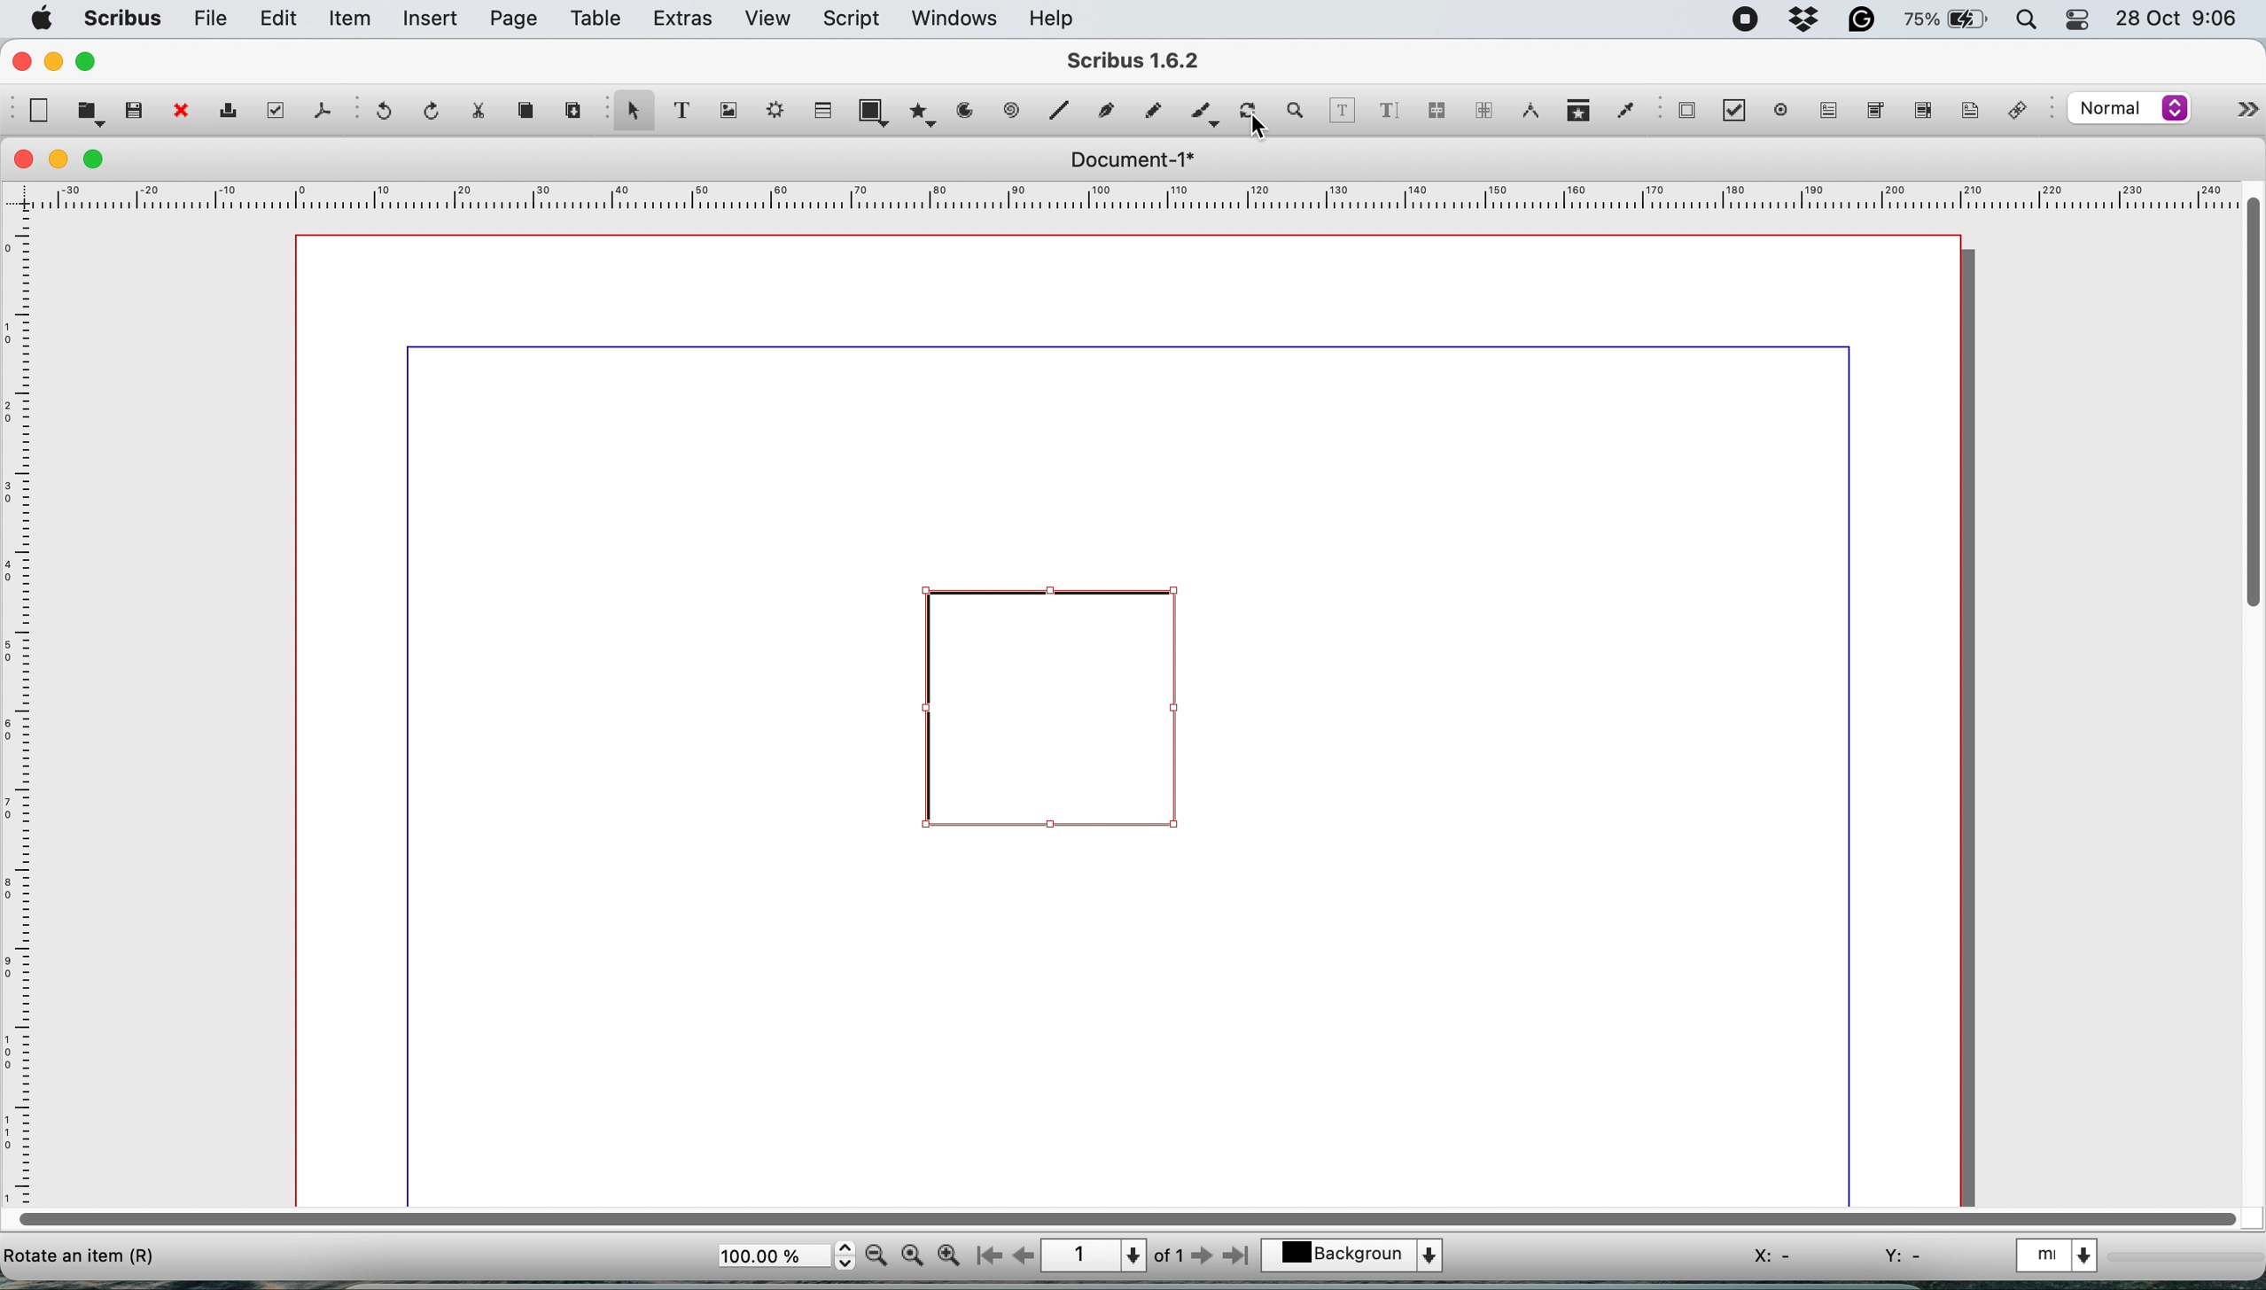  What do you see at coordinates (1063, 113) in the screenshot?
I see `spiral` at bounding box center [1063, 113].